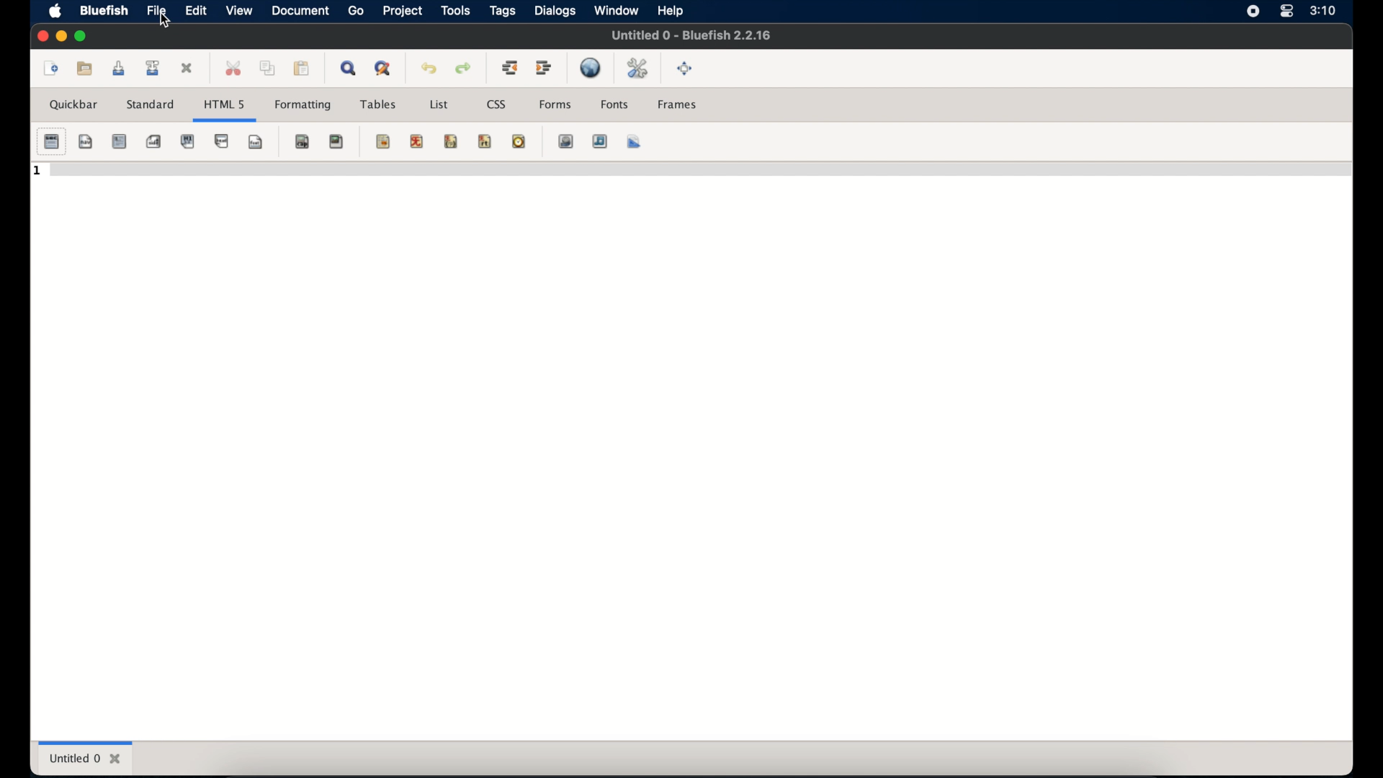 The image size is (1383, 778). Describe the element at coordinates (86, 68) in the screenshot. I see `open` at that location.